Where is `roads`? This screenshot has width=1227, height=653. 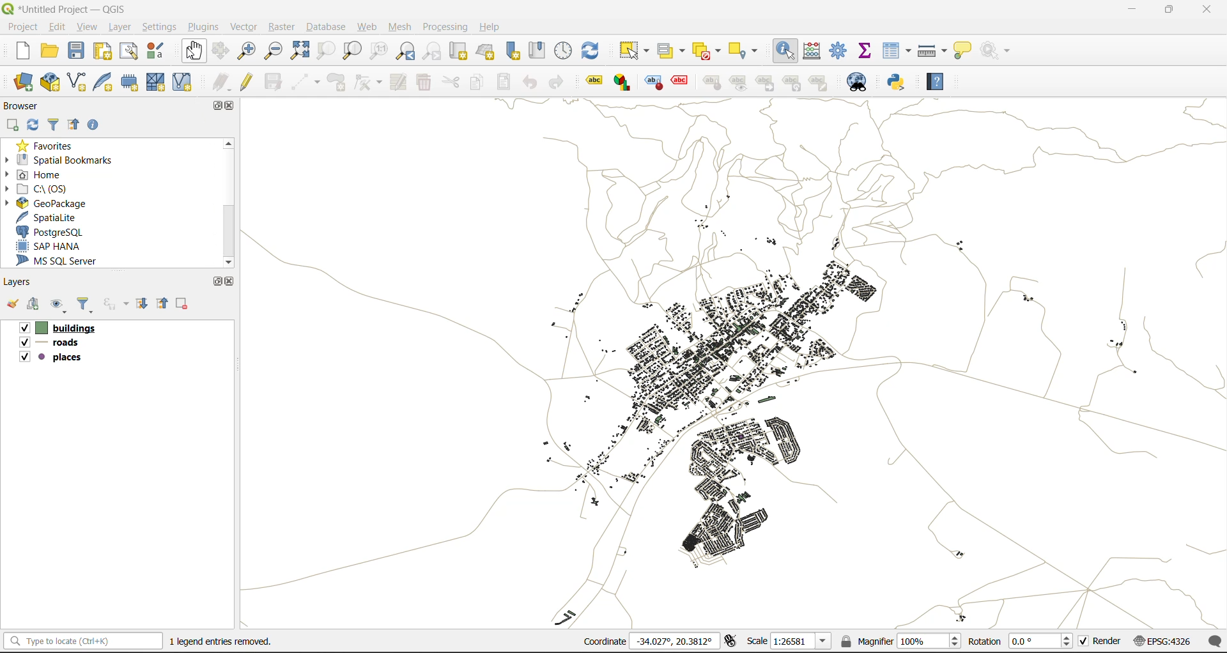 roads is located at coordinates (60, 342).